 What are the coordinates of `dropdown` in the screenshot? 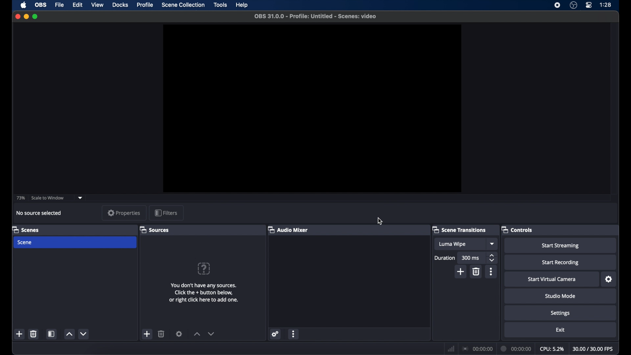 It's located at (492, 244).